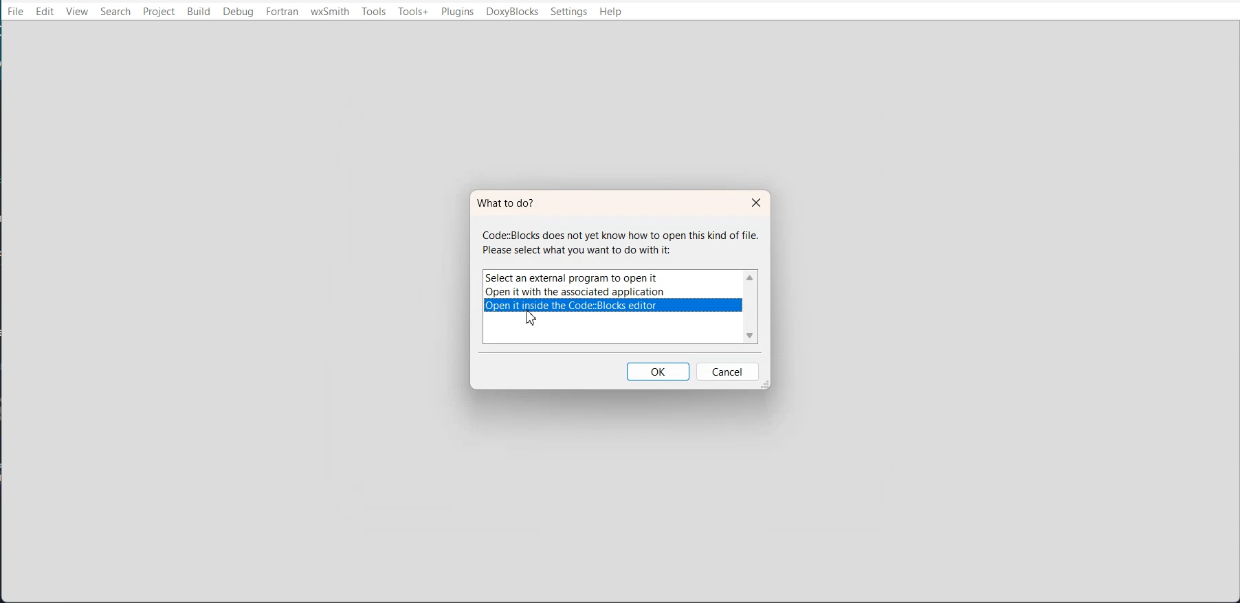 Image resolution: width=1240 pixels, height=603 pixels. I want to click on Plugins, so click(457, 12).